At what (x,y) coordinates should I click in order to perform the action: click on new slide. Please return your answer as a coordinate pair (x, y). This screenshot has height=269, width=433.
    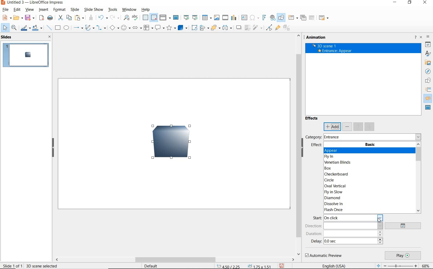
    Looking at the image, I should click on (293, 18).